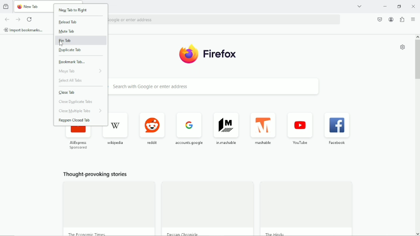 The height and width of the screenshot is (236, 420). I want to click on open application menu, so click(413, 20).